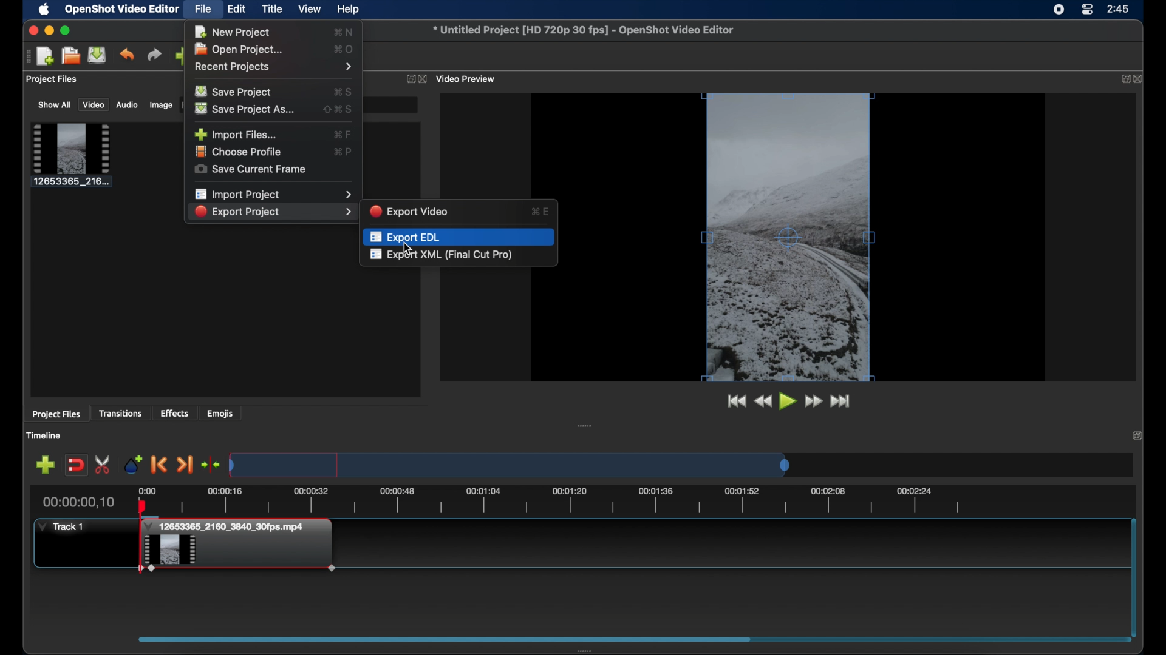  Describe the element at coordinates (67, 30) in the screenshot. I see `maximize` at that location.